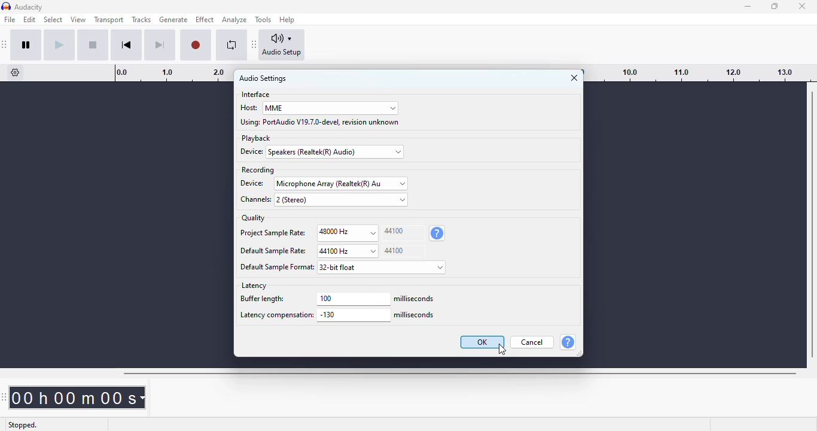 The width and height of the screenshot is (817, 431). I want to click on minimize, so click(748, 7).